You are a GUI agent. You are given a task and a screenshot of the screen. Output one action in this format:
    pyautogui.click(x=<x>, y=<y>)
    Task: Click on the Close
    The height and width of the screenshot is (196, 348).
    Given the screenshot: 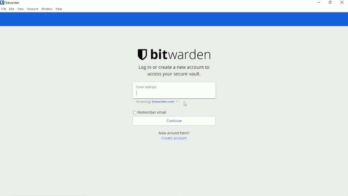 What is the action you would take?
    pyautogui.click(x=342, y=3)
    